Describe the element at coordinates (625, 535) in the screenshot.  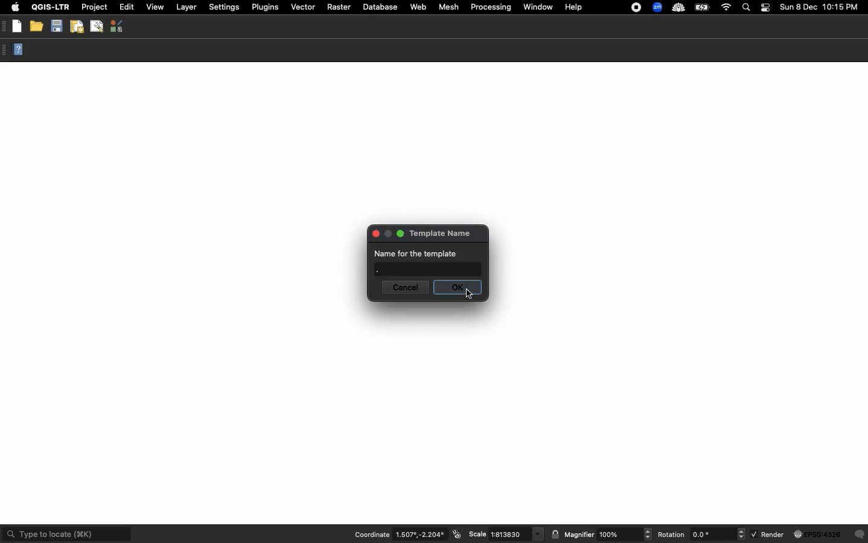
I see `magnifier` at that location.